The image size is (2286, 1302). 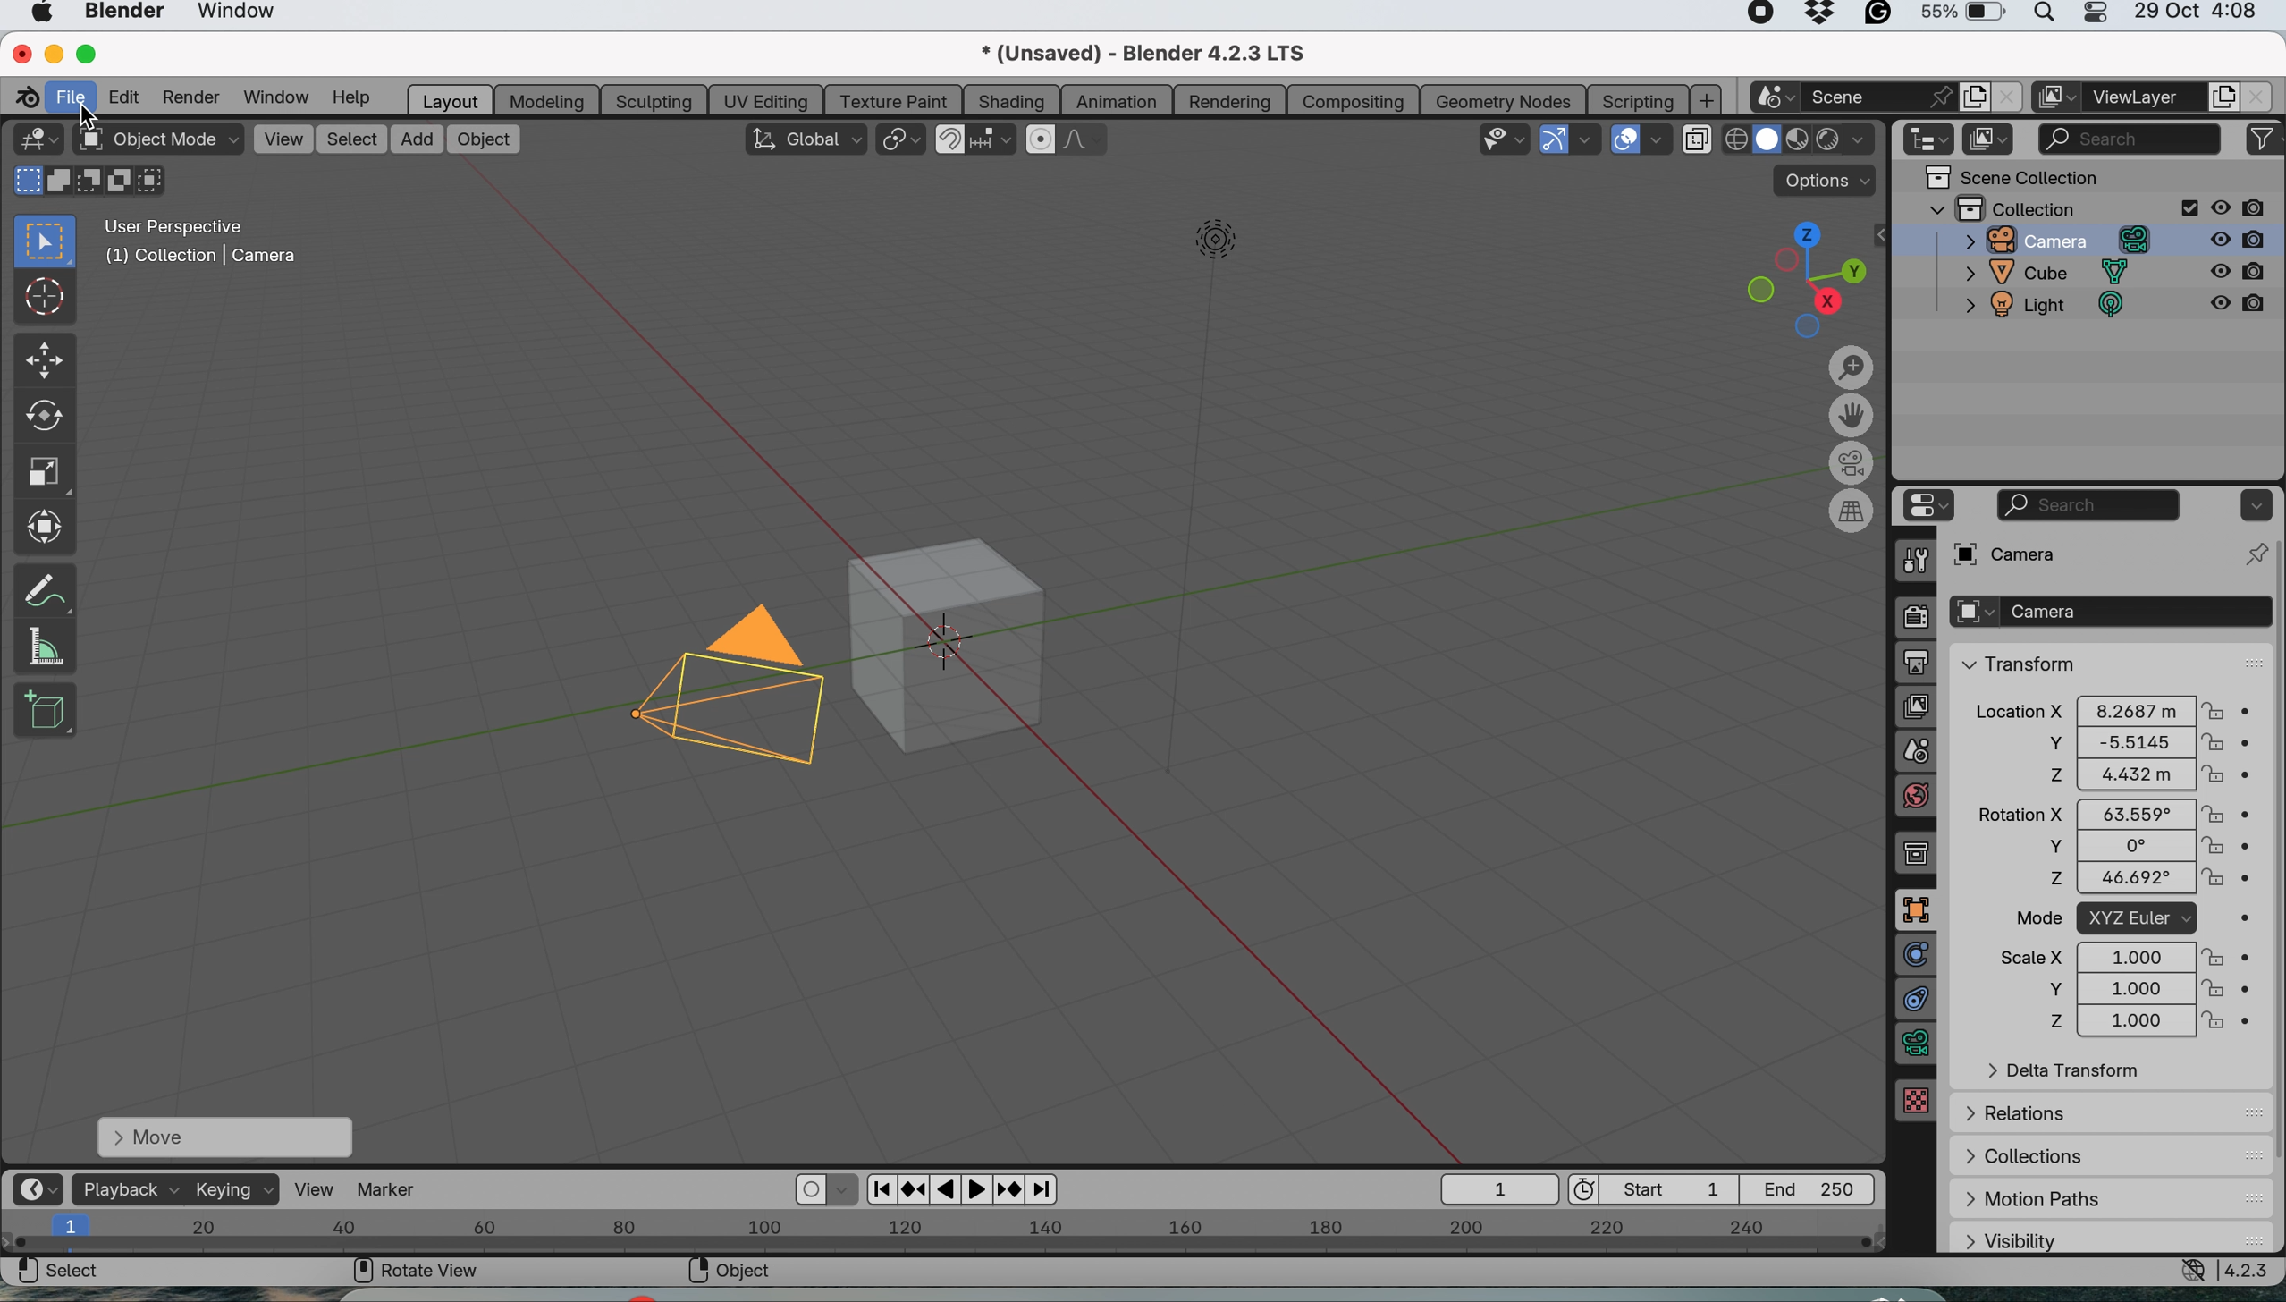 I want to click on window, so click(x=280, y=97).